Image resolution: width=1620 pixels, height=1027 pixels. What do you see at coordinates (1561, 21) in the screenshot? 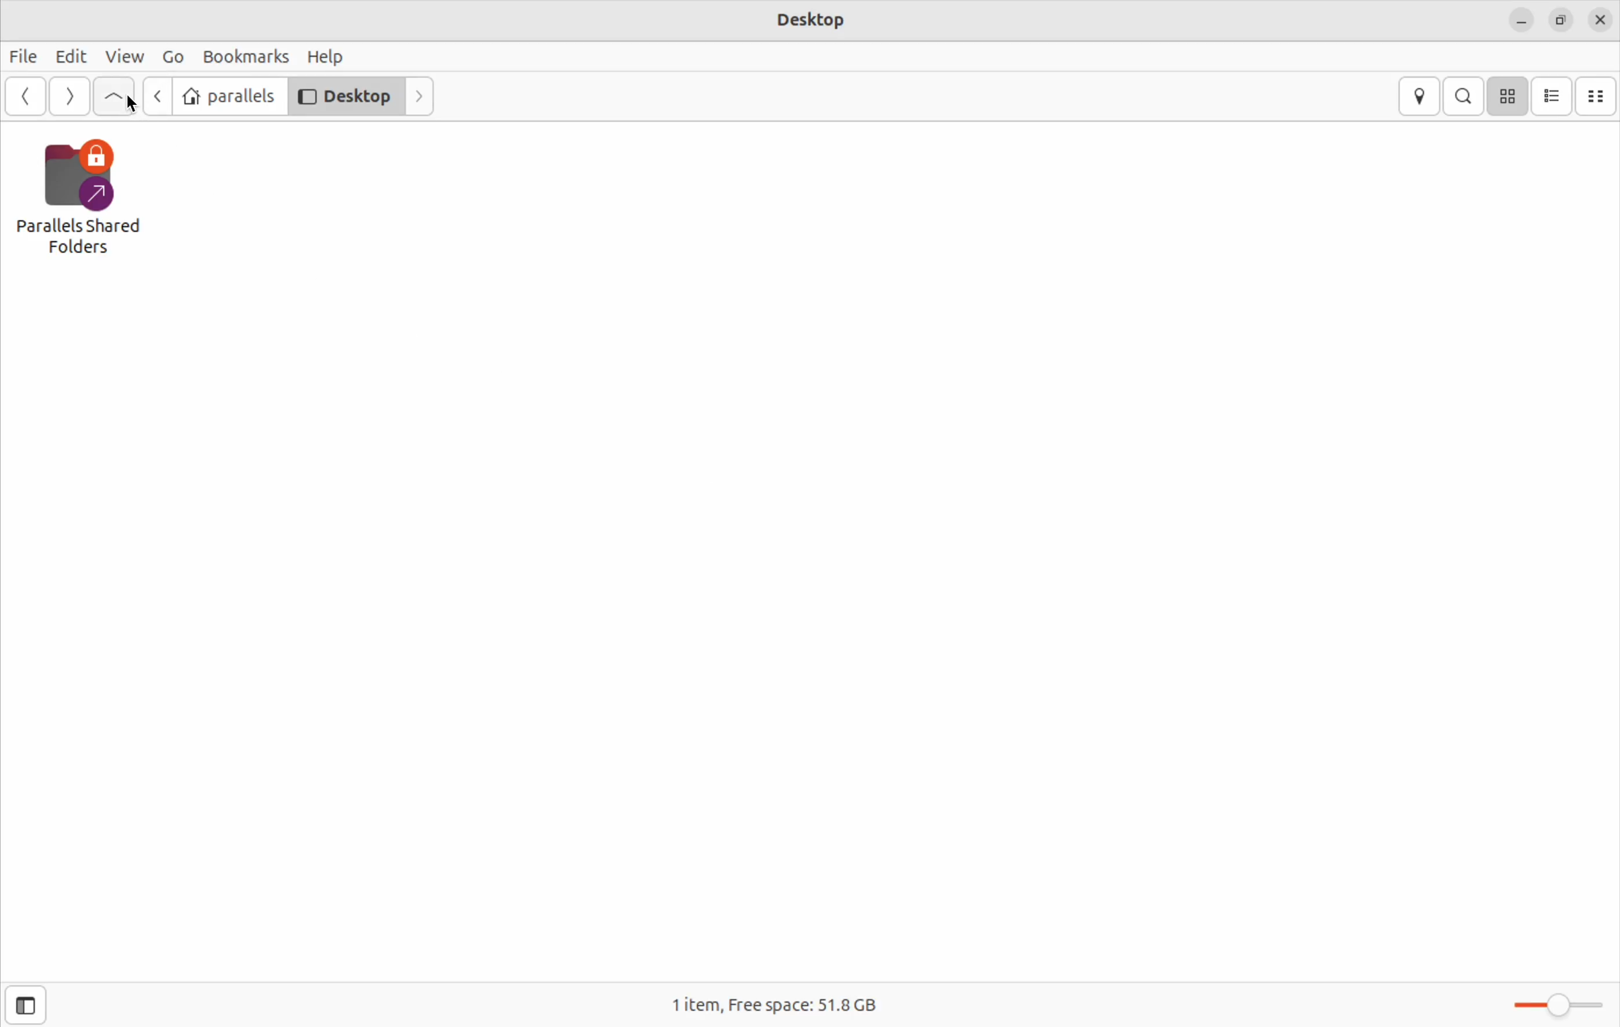
I see `resize` at bounding box center [1561, 21].